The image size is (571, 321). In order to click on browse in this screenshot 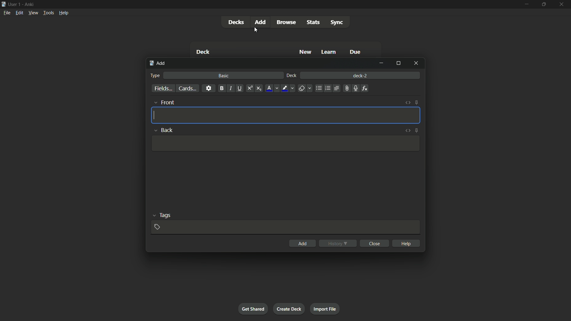, I will do `click(287, 22)`.